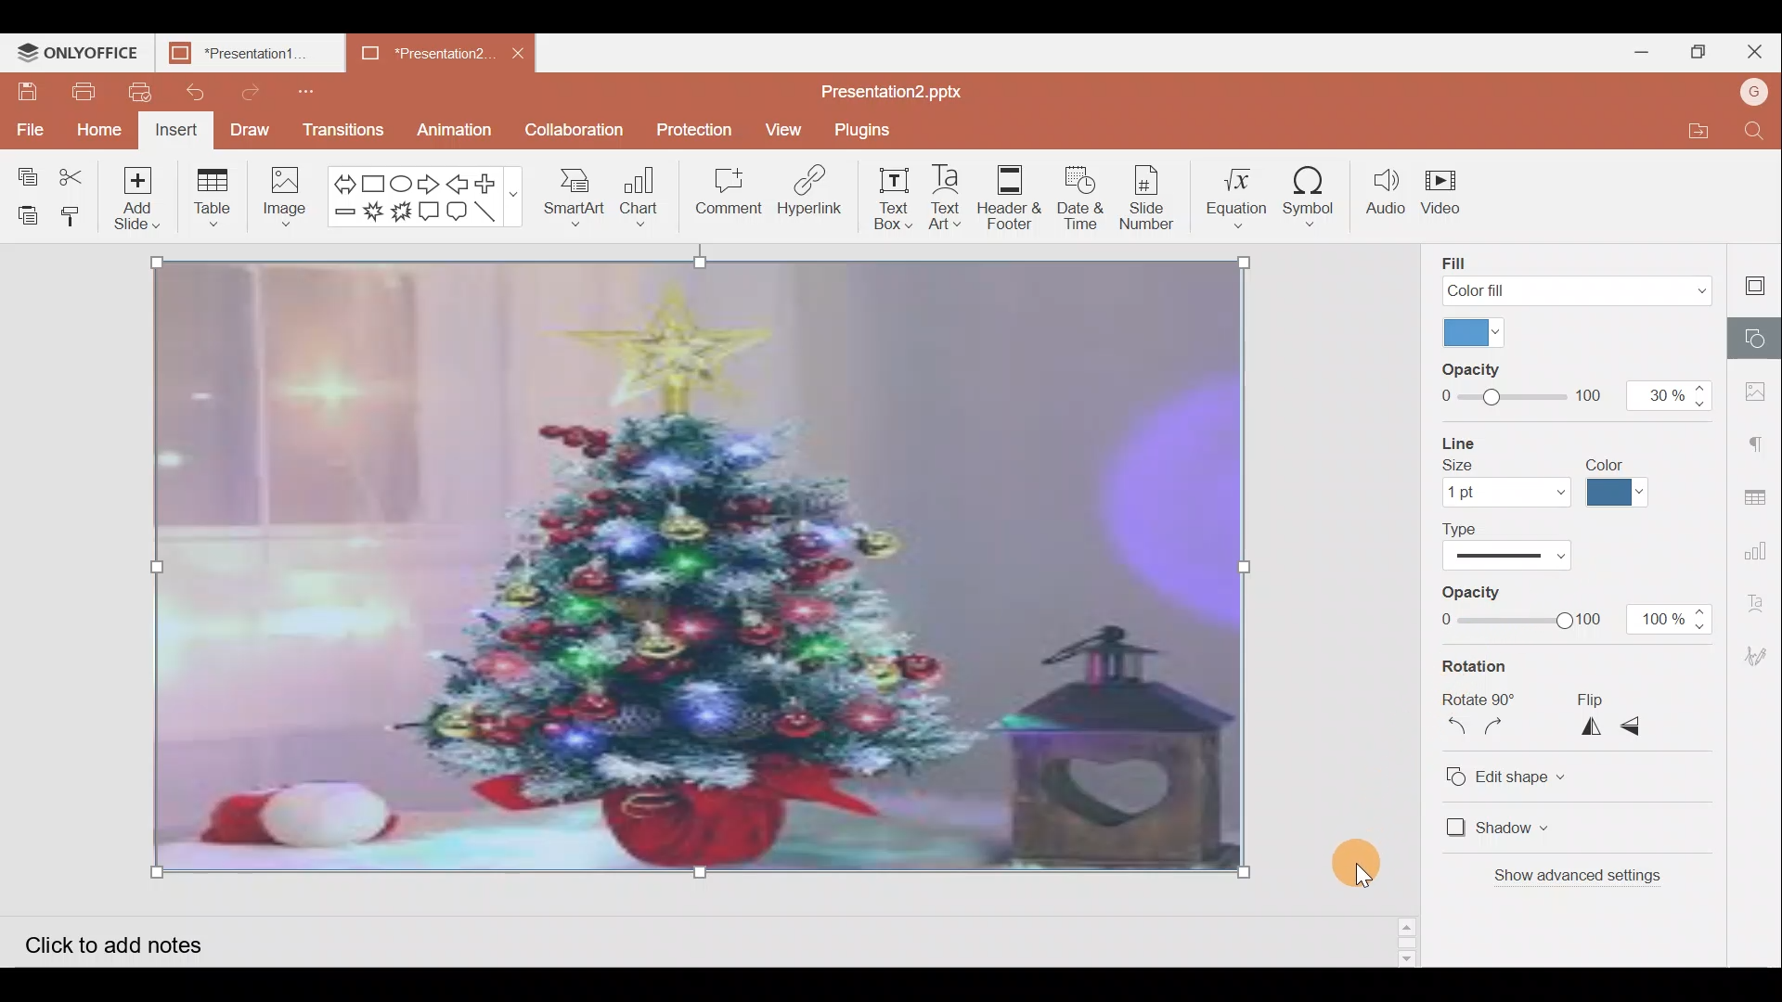 Image resolution: width=1782 pixels, height=1002 pixels. I want to click on Close document, so click(519, 52).